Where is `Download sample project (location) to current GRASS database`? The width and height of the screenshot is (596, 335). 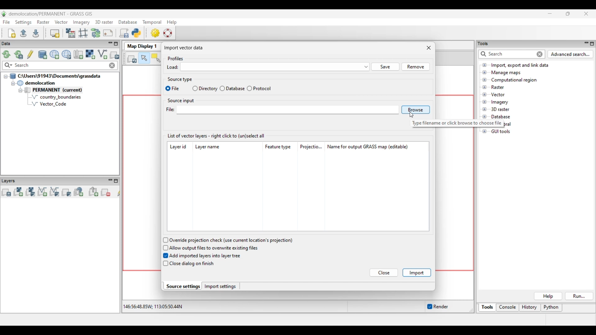
Download sample project (location) to current GRASS database is located at coordinates (66, 55).